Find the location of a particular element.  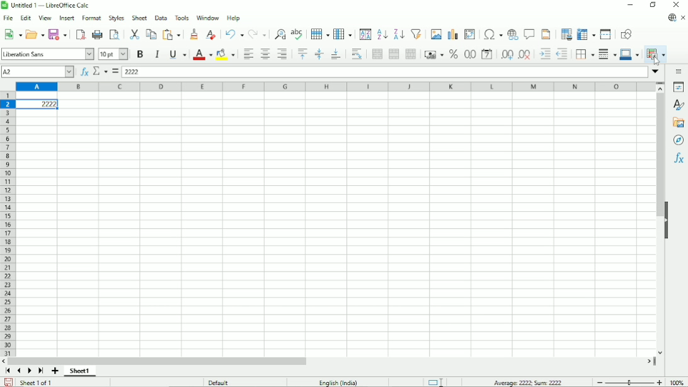

Horizontal scrollbar is located at coordinates (157, 361).